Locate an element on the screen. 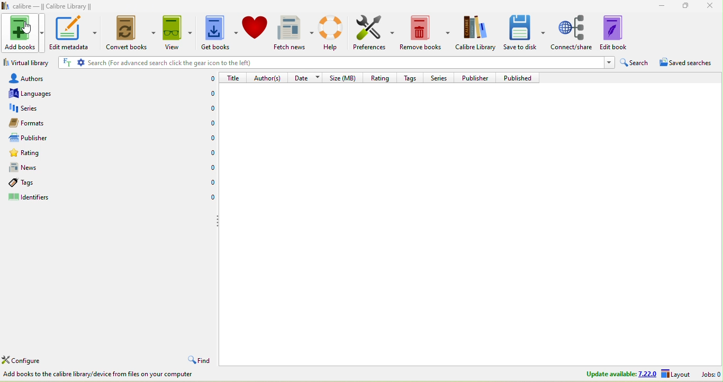 Image resolution: width=723 pixels, height=382 pixels. title is located at coordinates (237, 78).